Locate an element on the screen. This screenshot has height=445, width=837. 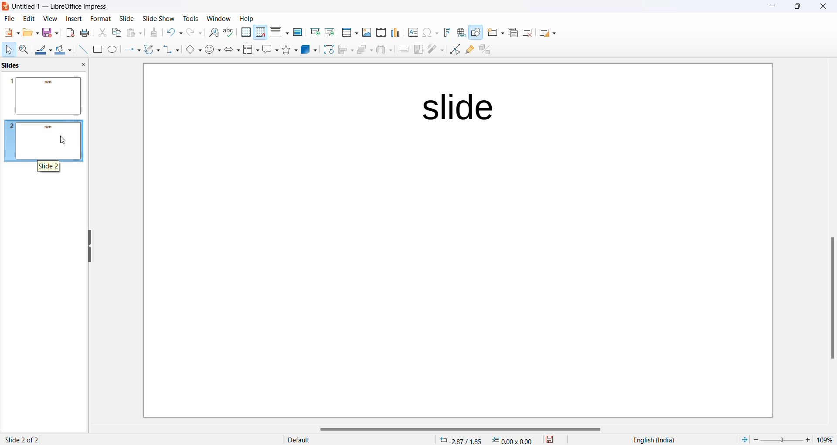
close slide preview pane is located at coordinates (85, 65).